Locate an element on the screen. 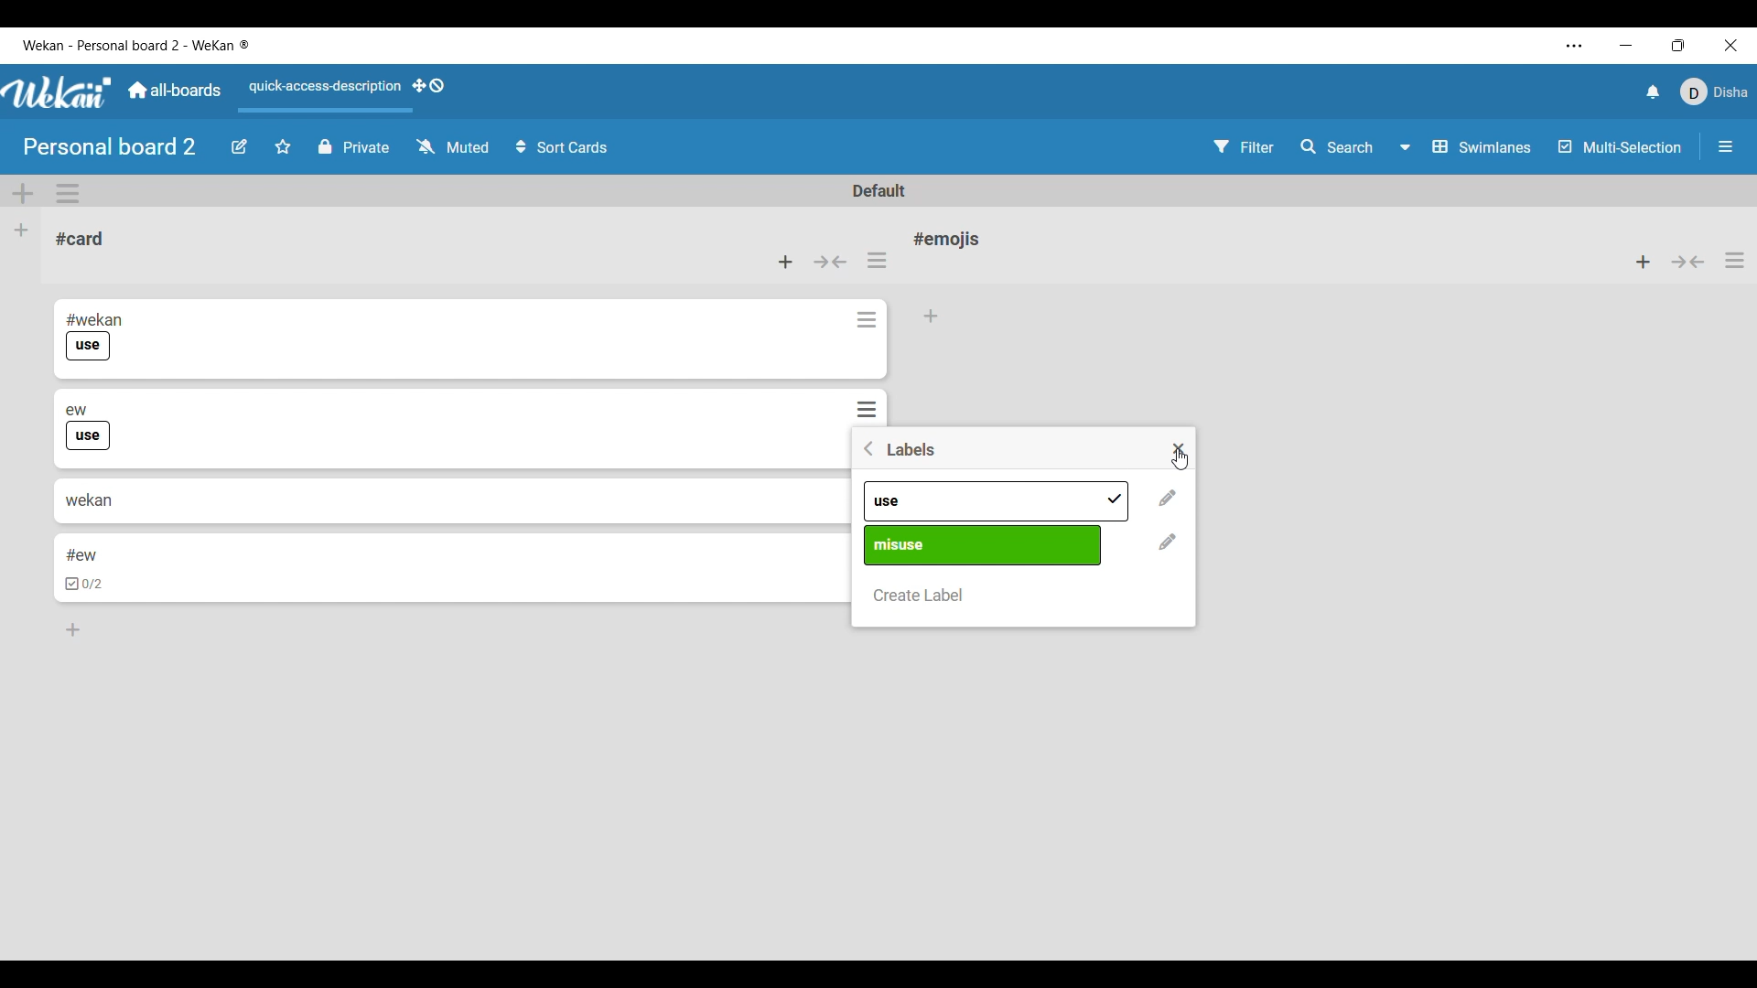  Add card to top of list is located at coordinates (785, 262).